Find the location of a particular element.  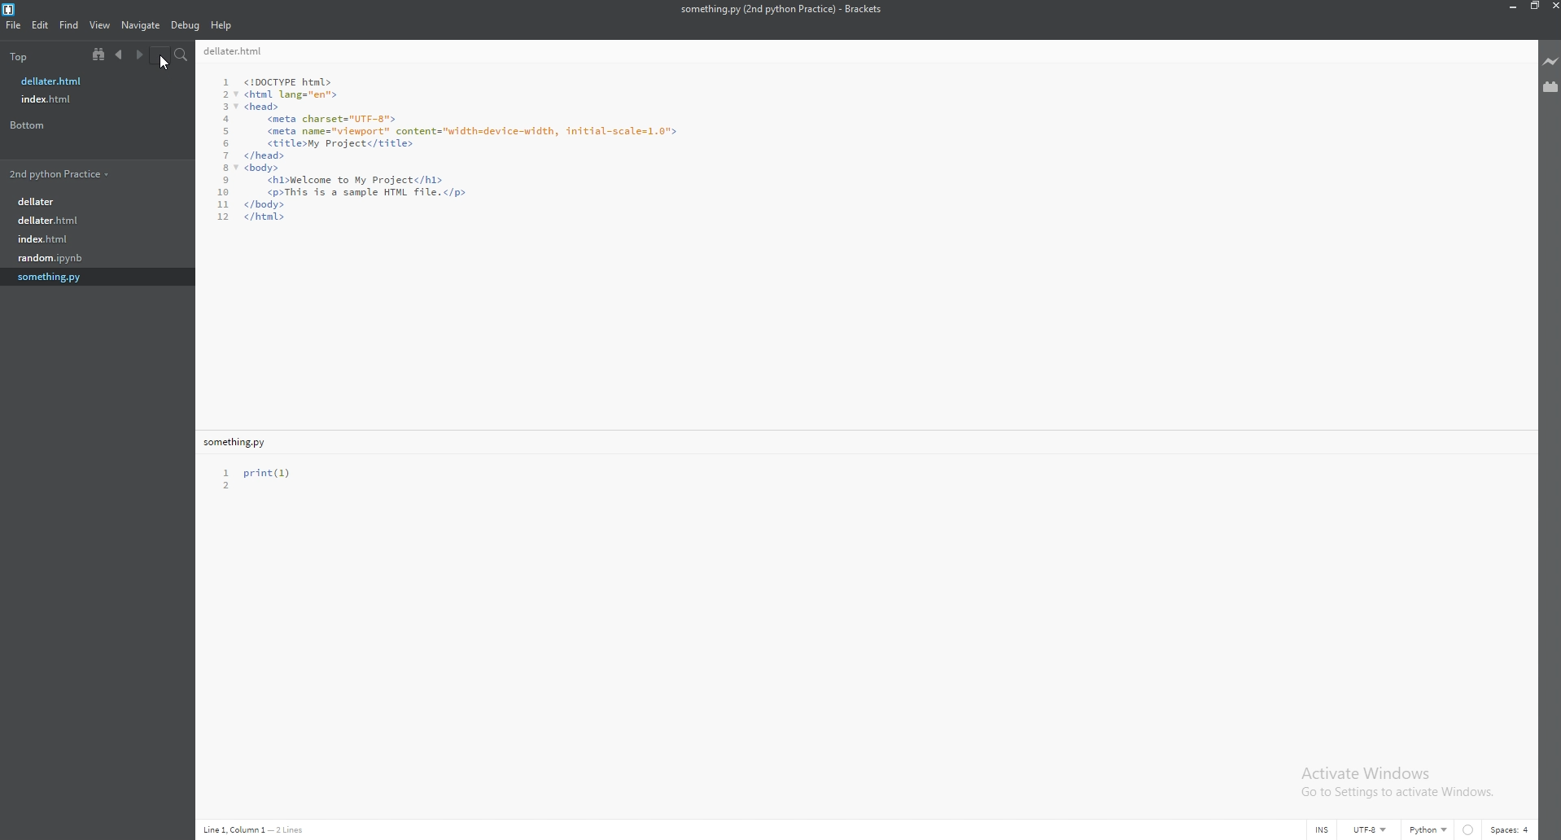

bottom is located at coordinates (47, 125).